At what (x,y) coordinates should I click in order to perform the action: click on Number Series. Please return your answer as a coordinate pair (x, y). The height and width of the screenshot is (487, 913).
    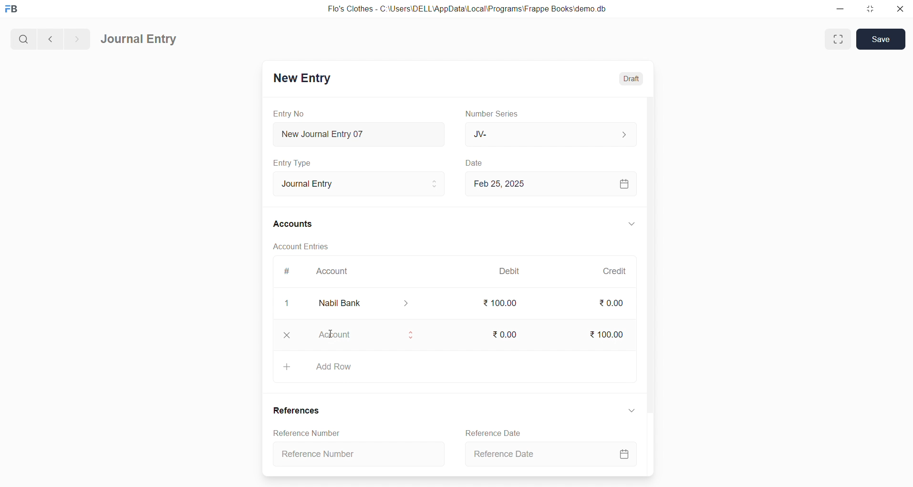
    Looking at the image, I should click on (495, 114).